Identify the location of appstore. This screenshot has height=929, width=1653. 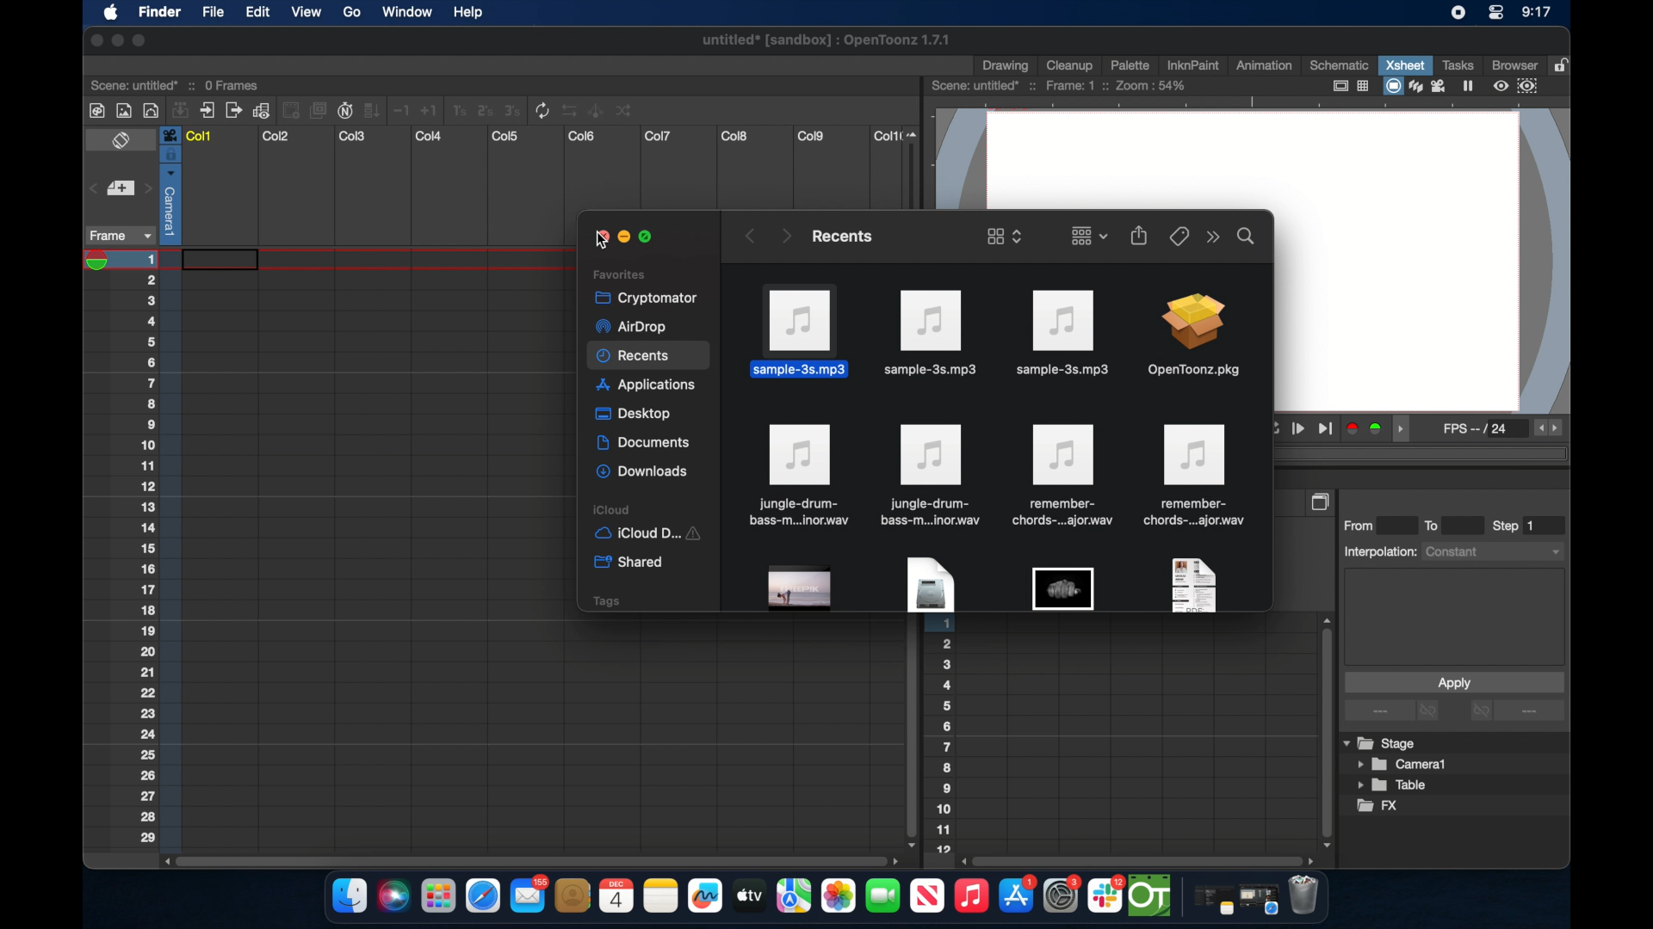
(1018, 896).